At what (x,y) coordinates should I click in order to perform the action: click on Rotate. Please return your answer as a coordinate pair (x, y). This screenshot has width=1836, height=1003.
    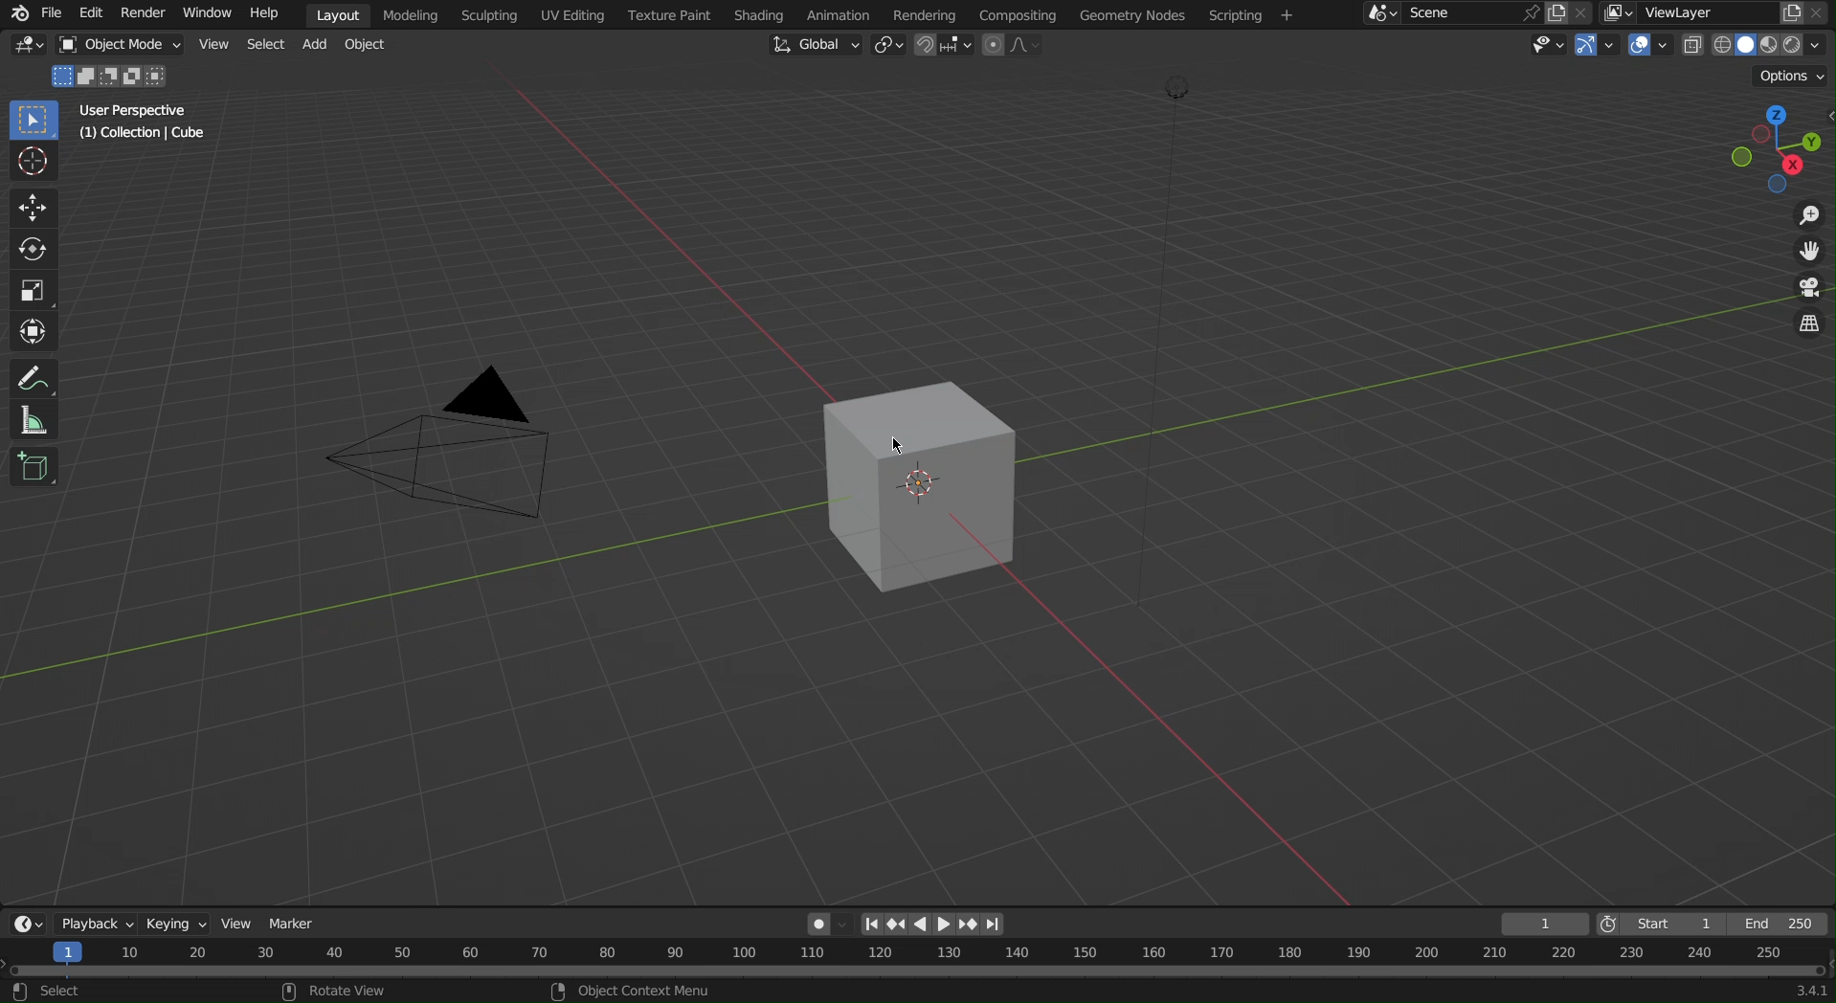
    Looking at the image, I should click on (30, 247).